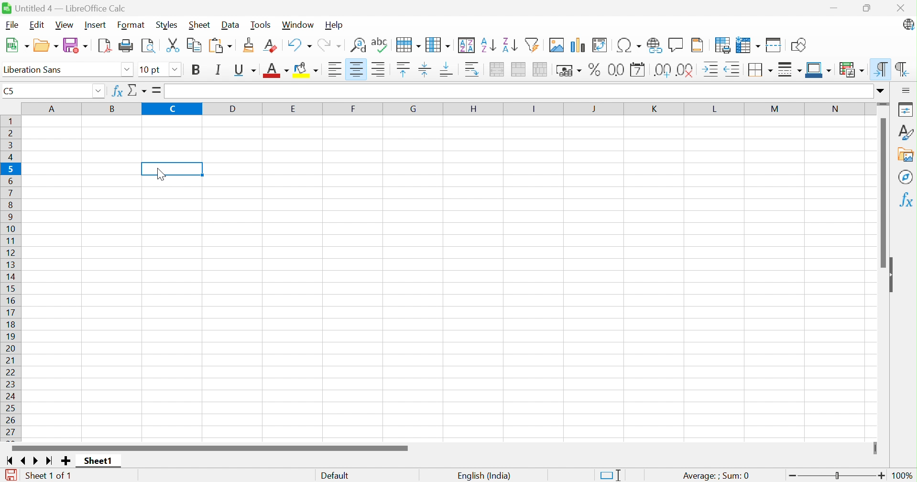  I want to click on Insert Image, so click(556, 45).